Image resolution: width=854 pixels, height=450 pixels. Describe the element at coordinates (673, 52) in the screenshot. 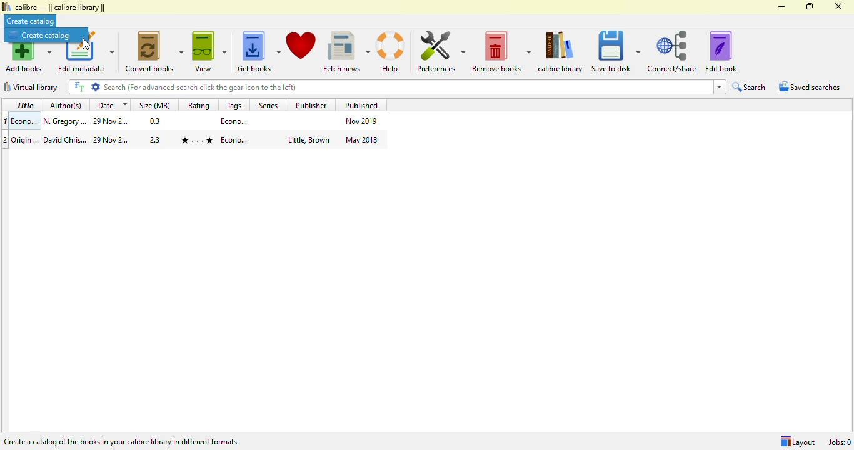

I see `connect/share` at that location.